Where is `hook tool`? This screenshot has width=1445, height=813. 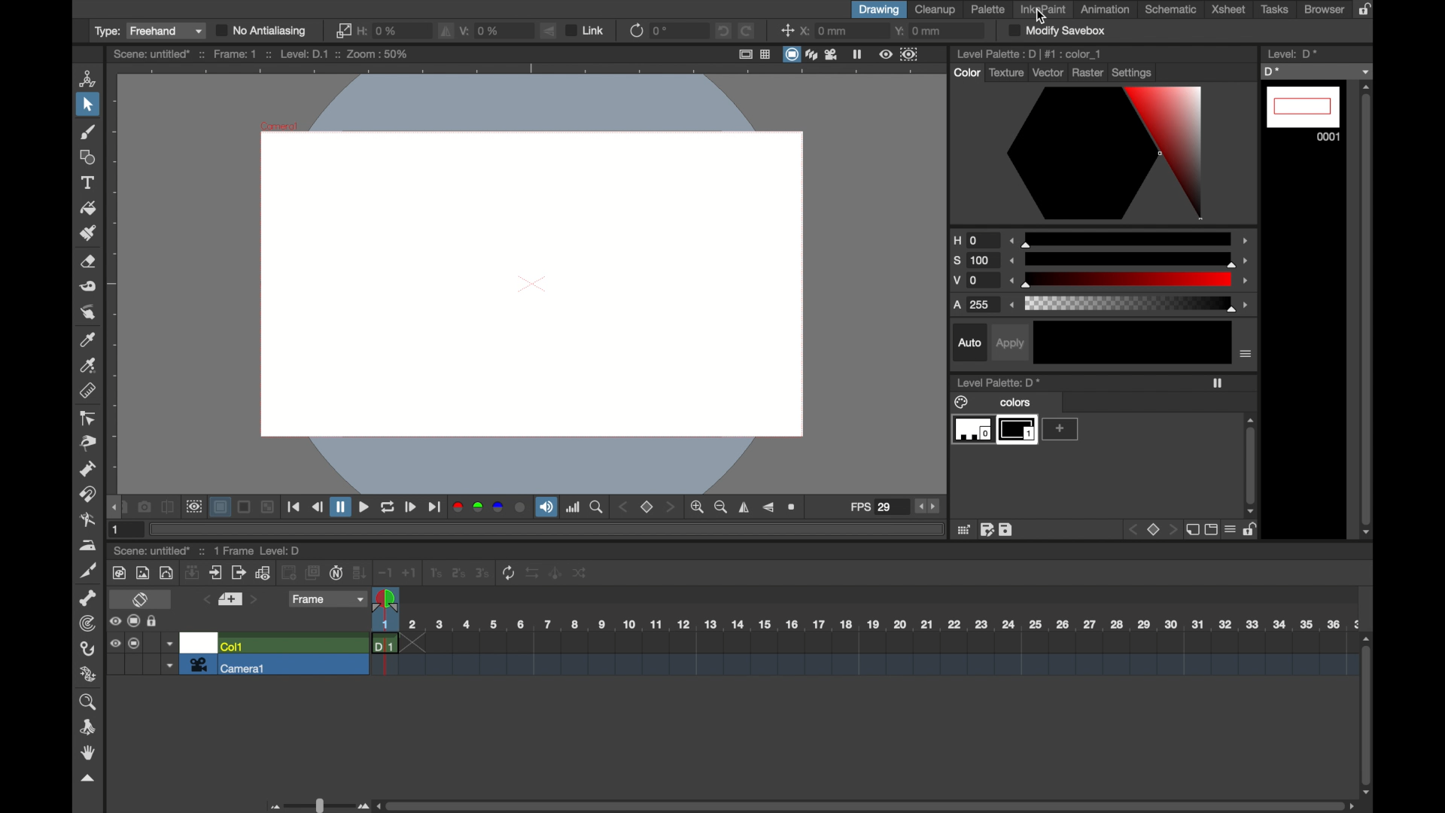
hook tool is located at coordinates (87, 649).